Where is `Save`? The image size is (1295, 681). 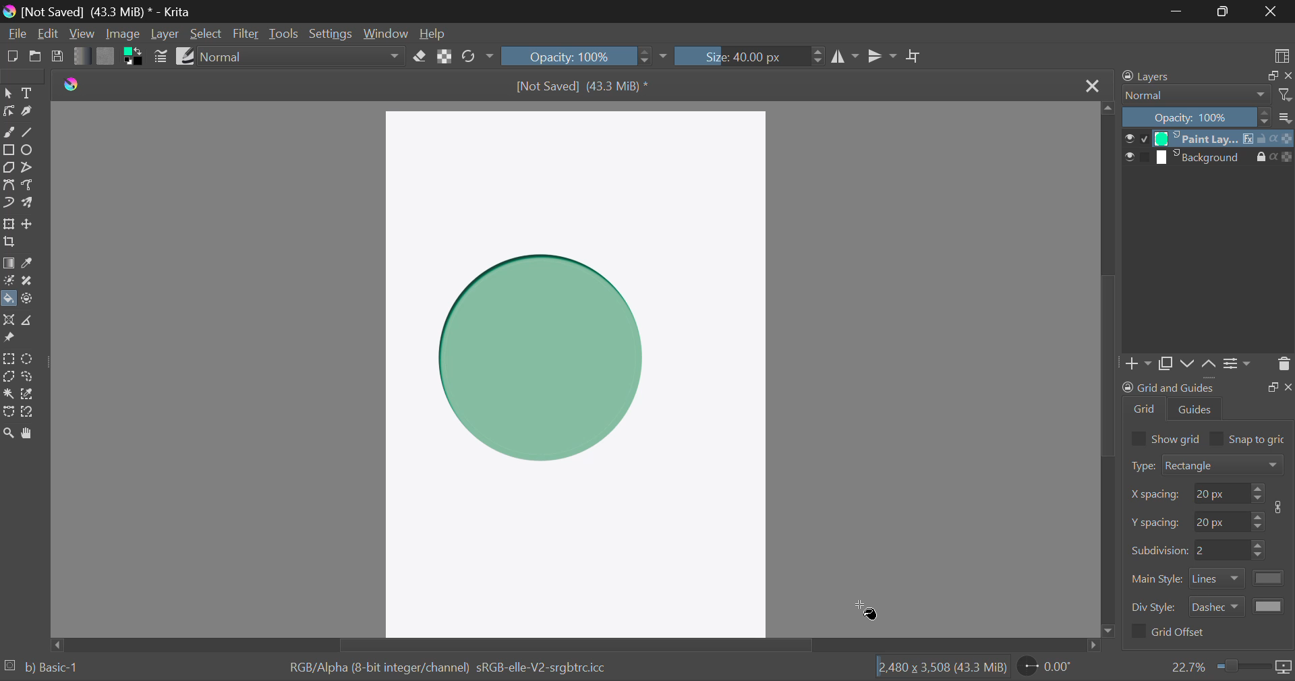 Save is located at coordinates (58, 58).